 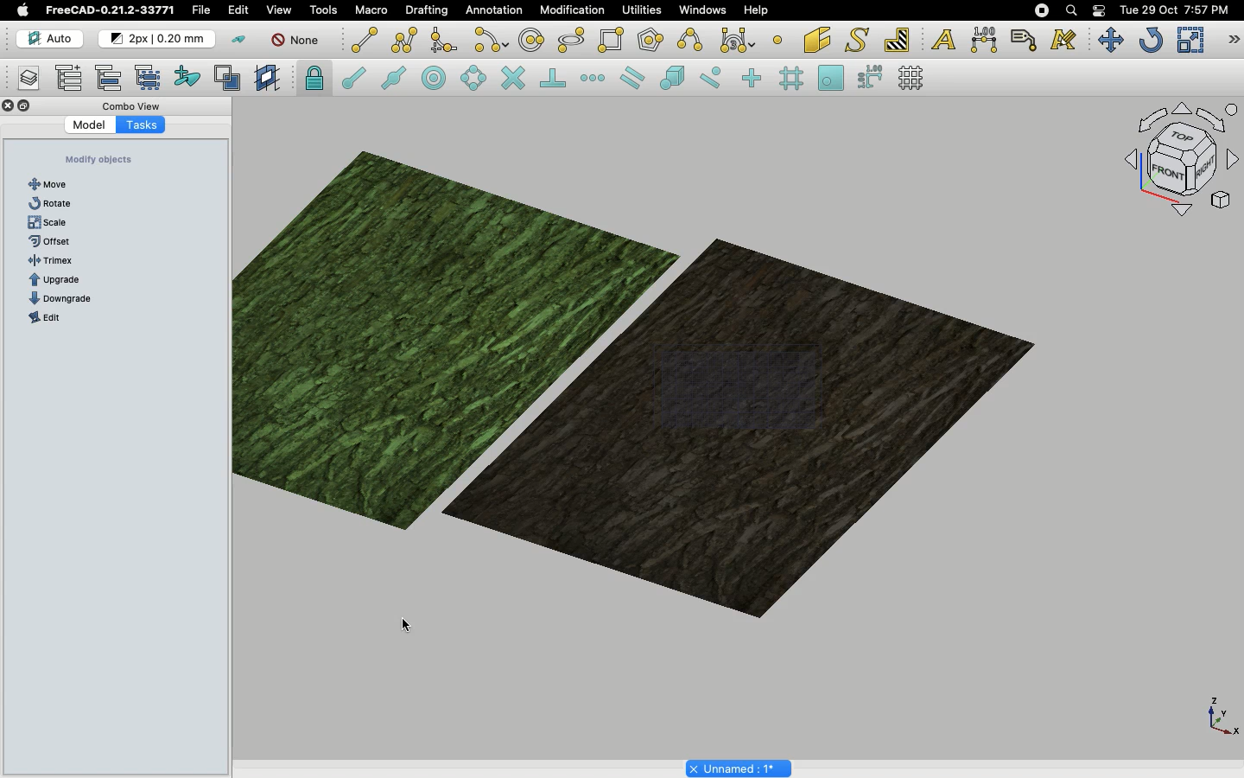 What do you see at coordinates (188, 75) in the screenshot?
I see `Add to construction group` at bounding box center [188, 75].